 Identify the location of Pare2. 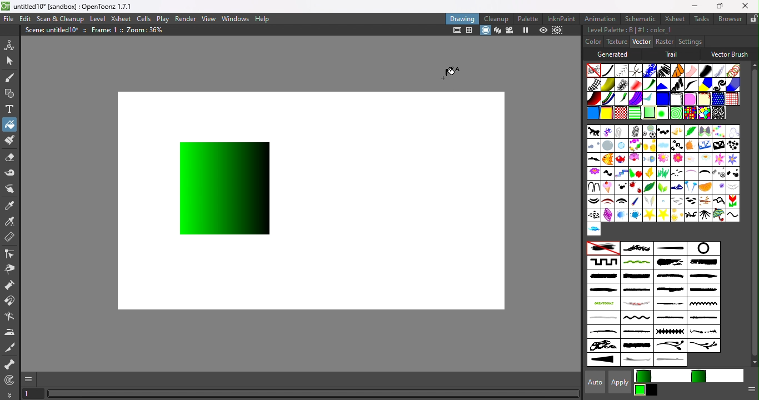
(621, 201).